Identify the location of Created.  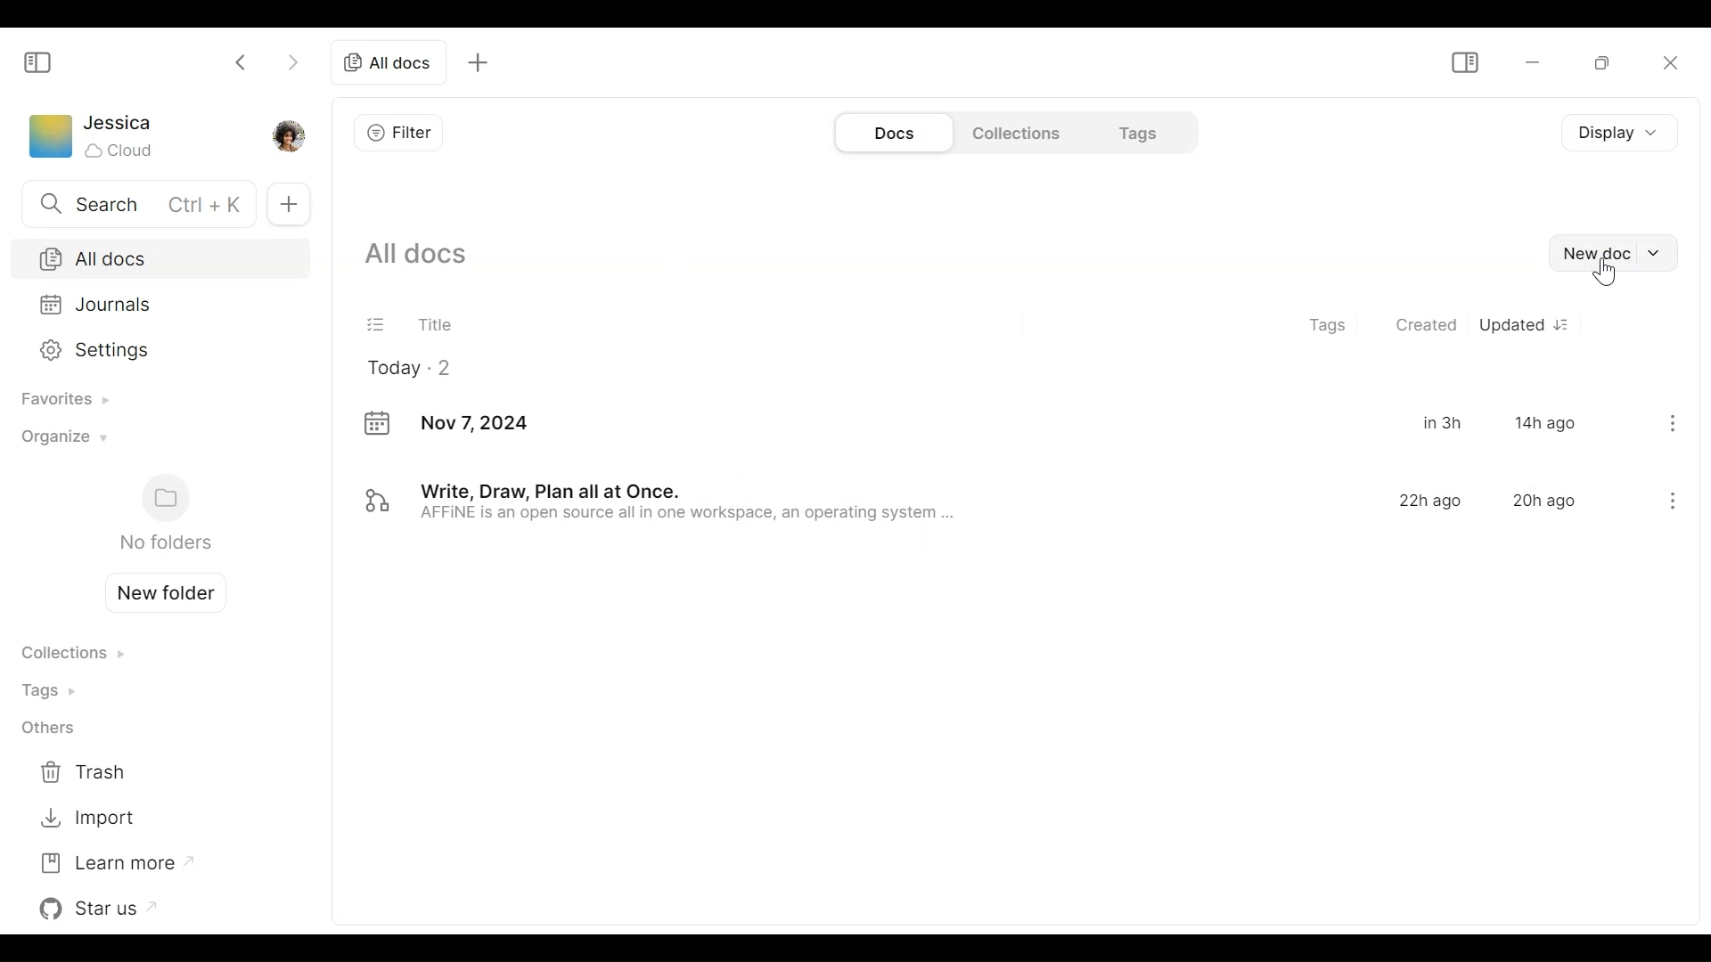
(1430, 325).